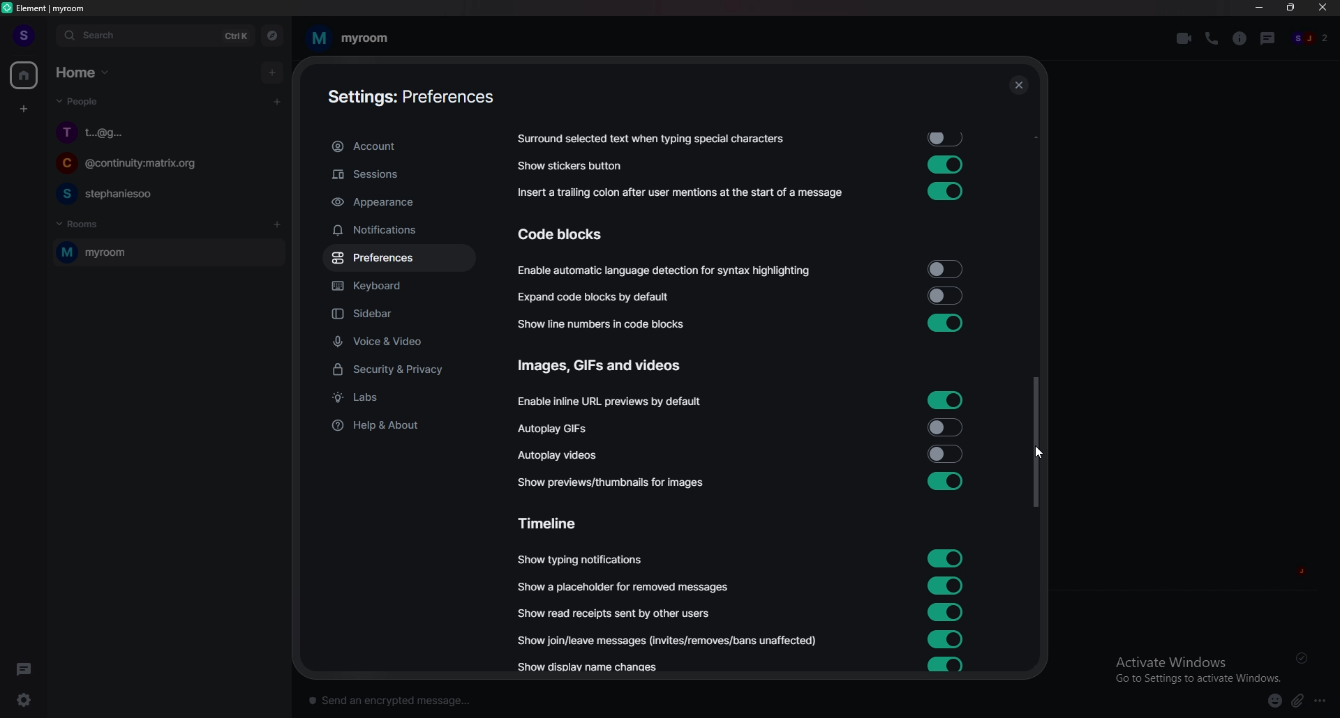 The width and height of the screenshot is (1340, 718). I want to click on toggle, so click(946, 639).